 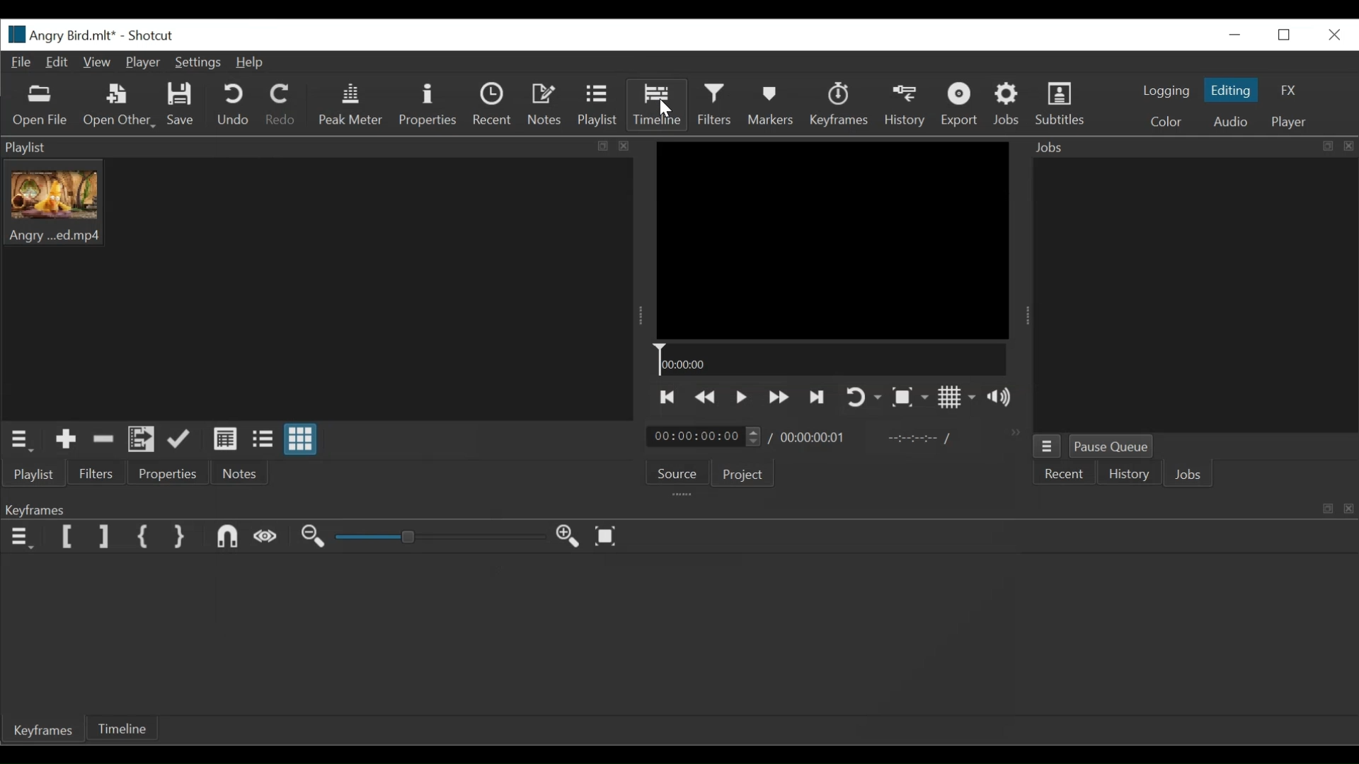 What do you see at coordinates (830, 360) in the screenshot?
I see `Timeline` at bounding box center [830, 360].